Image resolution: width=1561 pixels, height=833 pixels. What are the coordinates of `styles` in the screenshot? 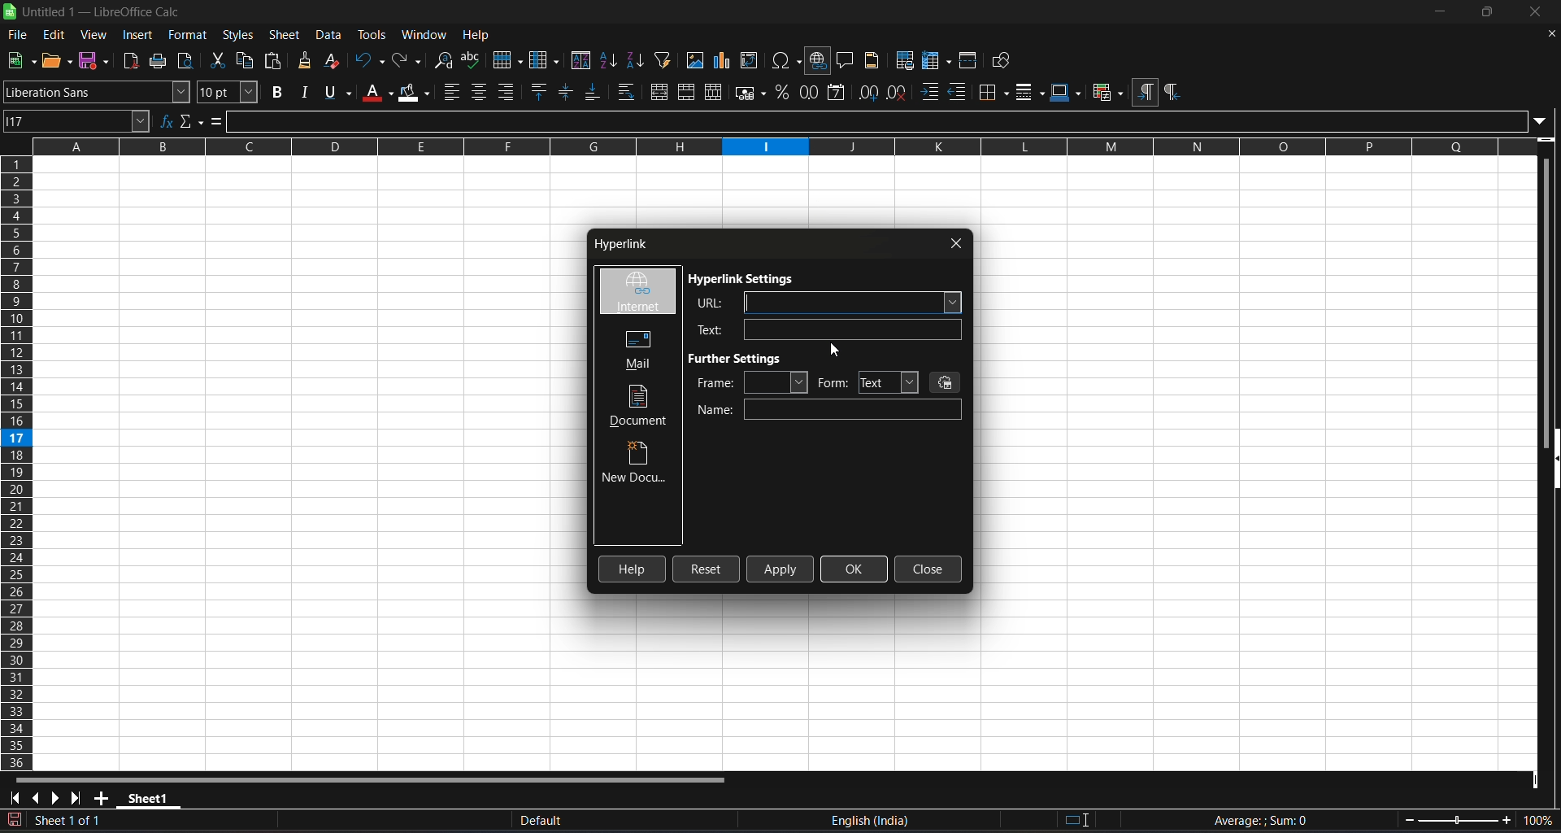 It's located at (238, 35).